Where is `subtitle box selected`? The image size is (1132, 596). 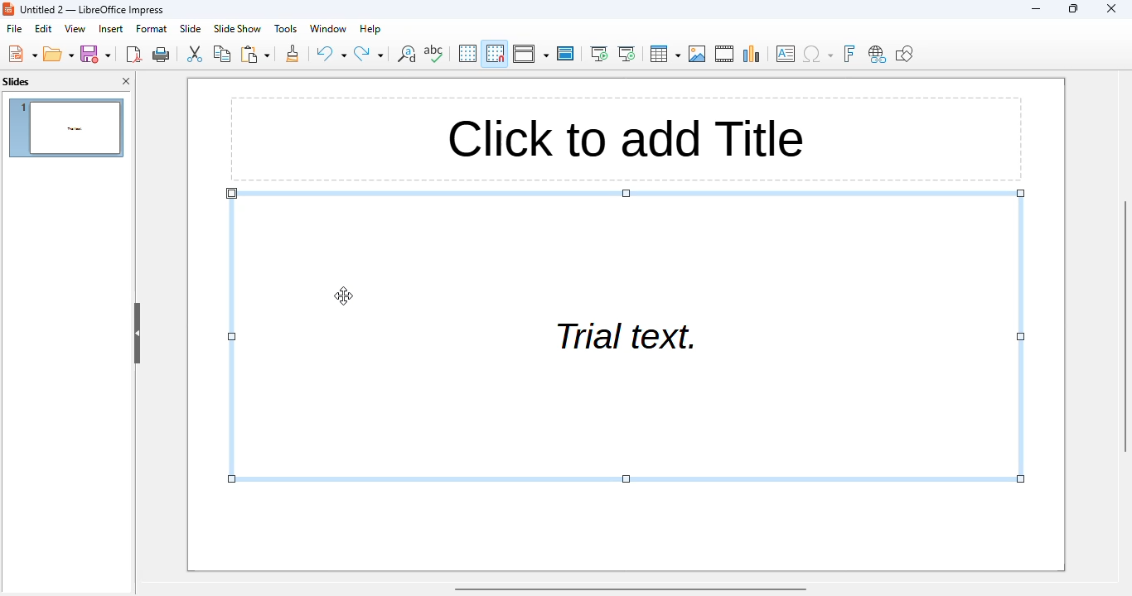
subtitle box selected is located at coordinates (624, 336).